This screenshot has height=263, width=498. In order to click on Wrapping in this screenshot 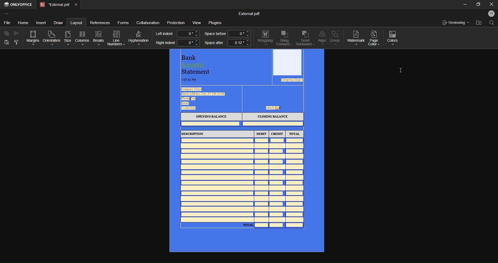, I will do `click(265, 38)`.